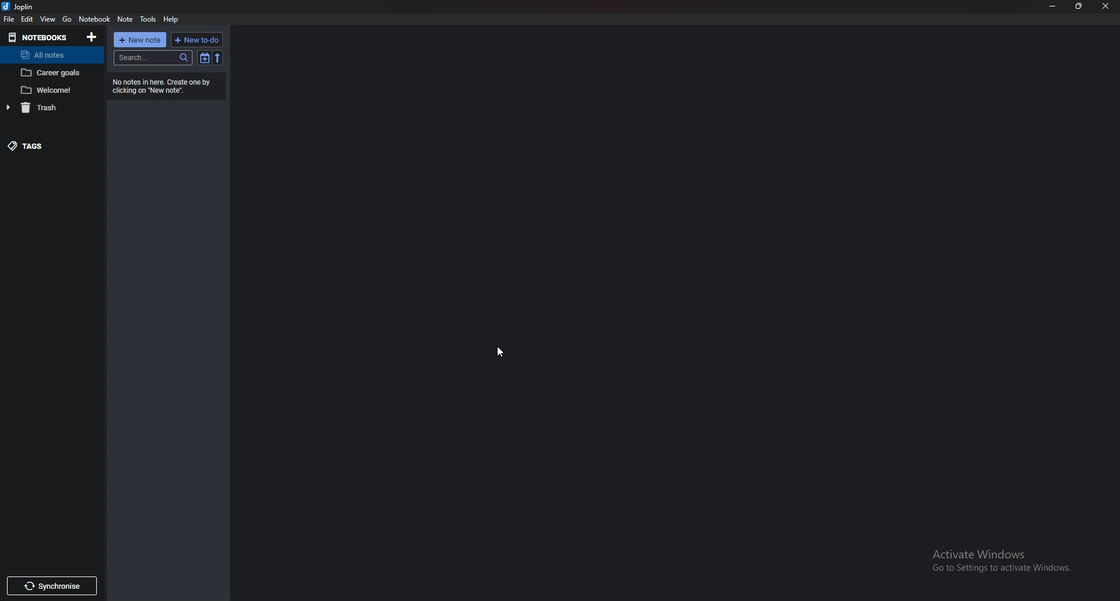 This screenshot has width=1120, height=601. Describe the element at coordinates (48, 55) in the screenshot. I see `all notes` at that location.